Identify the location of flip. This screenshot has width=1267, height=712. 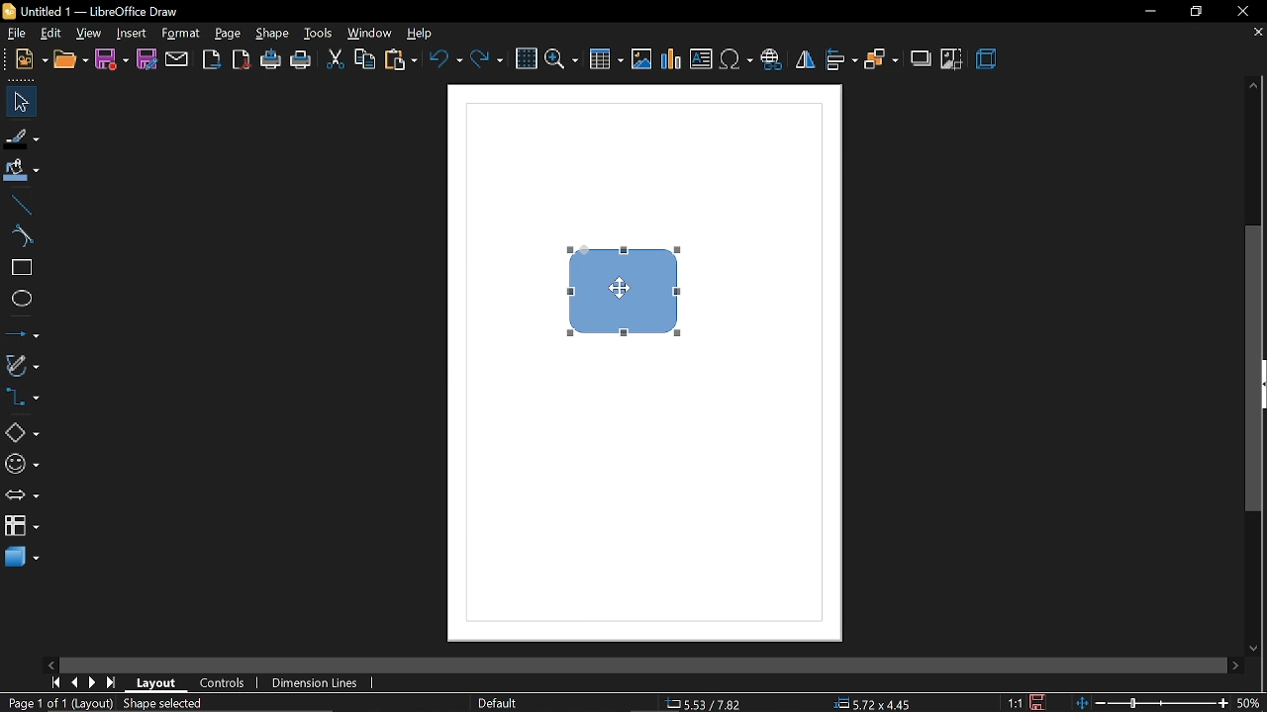
(805, 59).